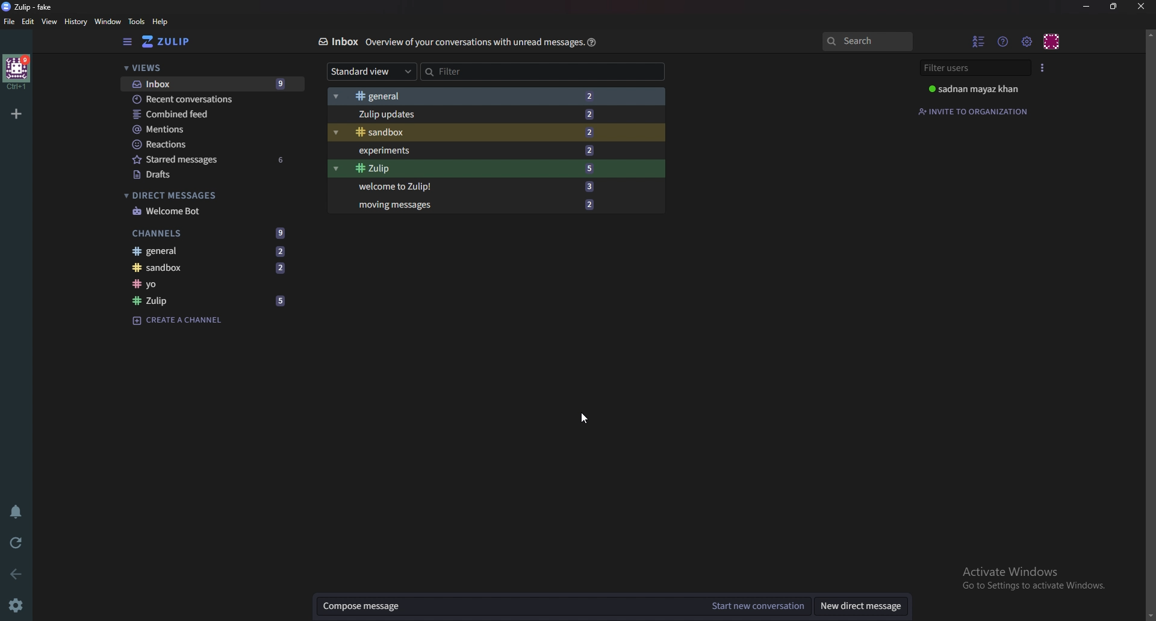 Image resolution: width=1156 pixels, height=621 pixels. What do you see at coordinates (137, 22) in the screenshot?
I see `Tools` at bounding box center [137, 22].